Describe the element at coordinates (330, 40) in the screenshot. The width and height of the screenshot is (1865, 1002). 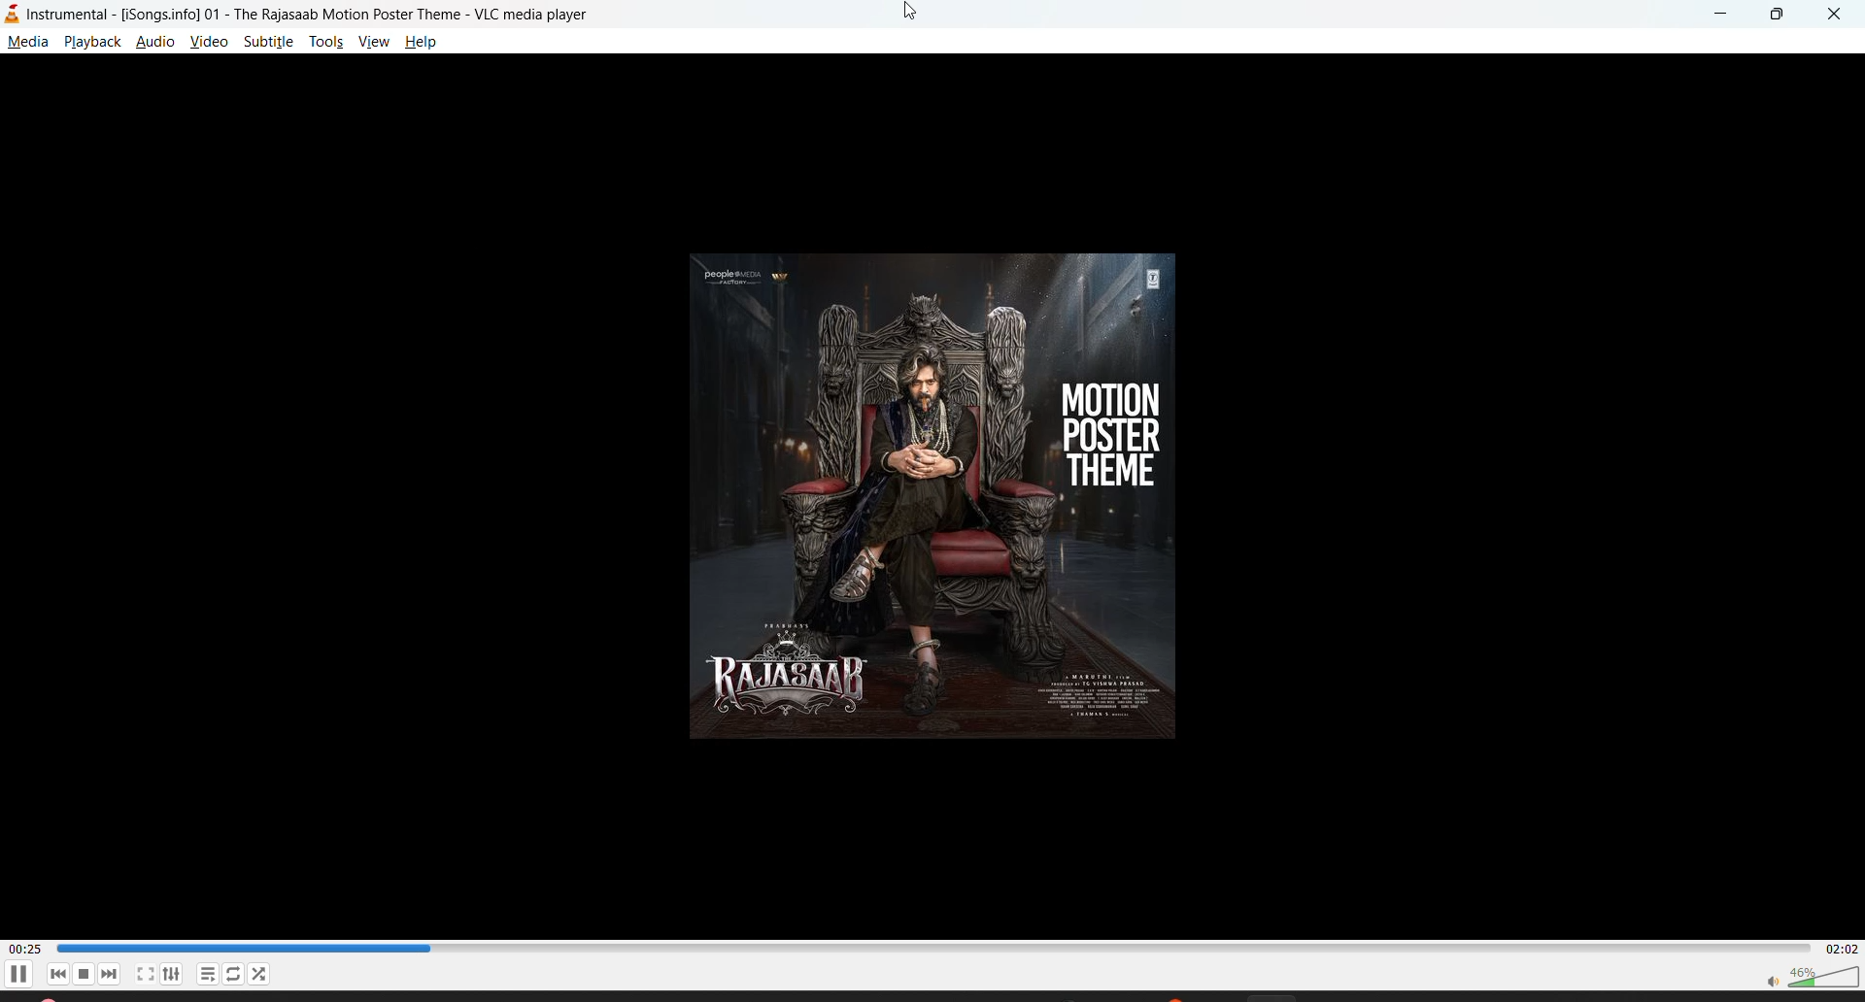
I see `tools` at that location.